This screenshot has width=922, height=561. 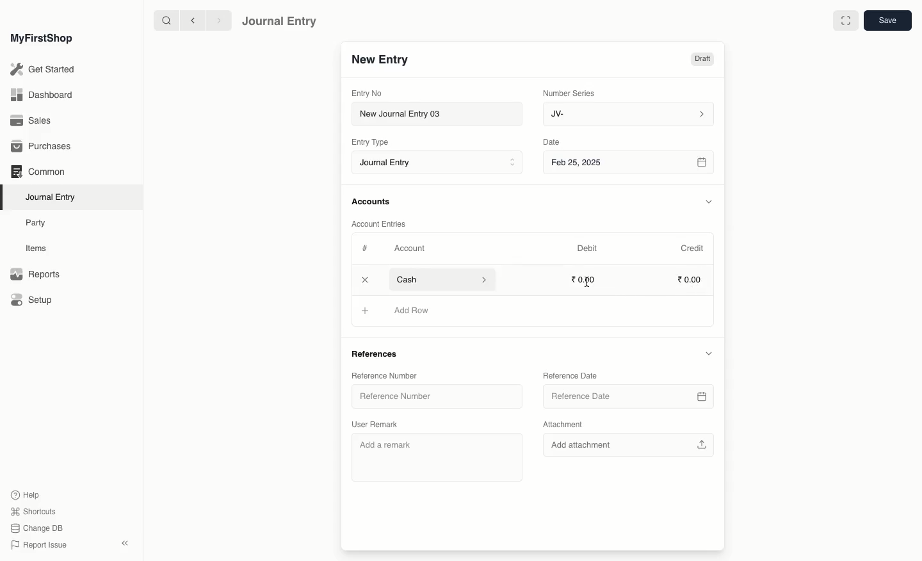 I want to click on New Entry, so click(x=380, y=60).